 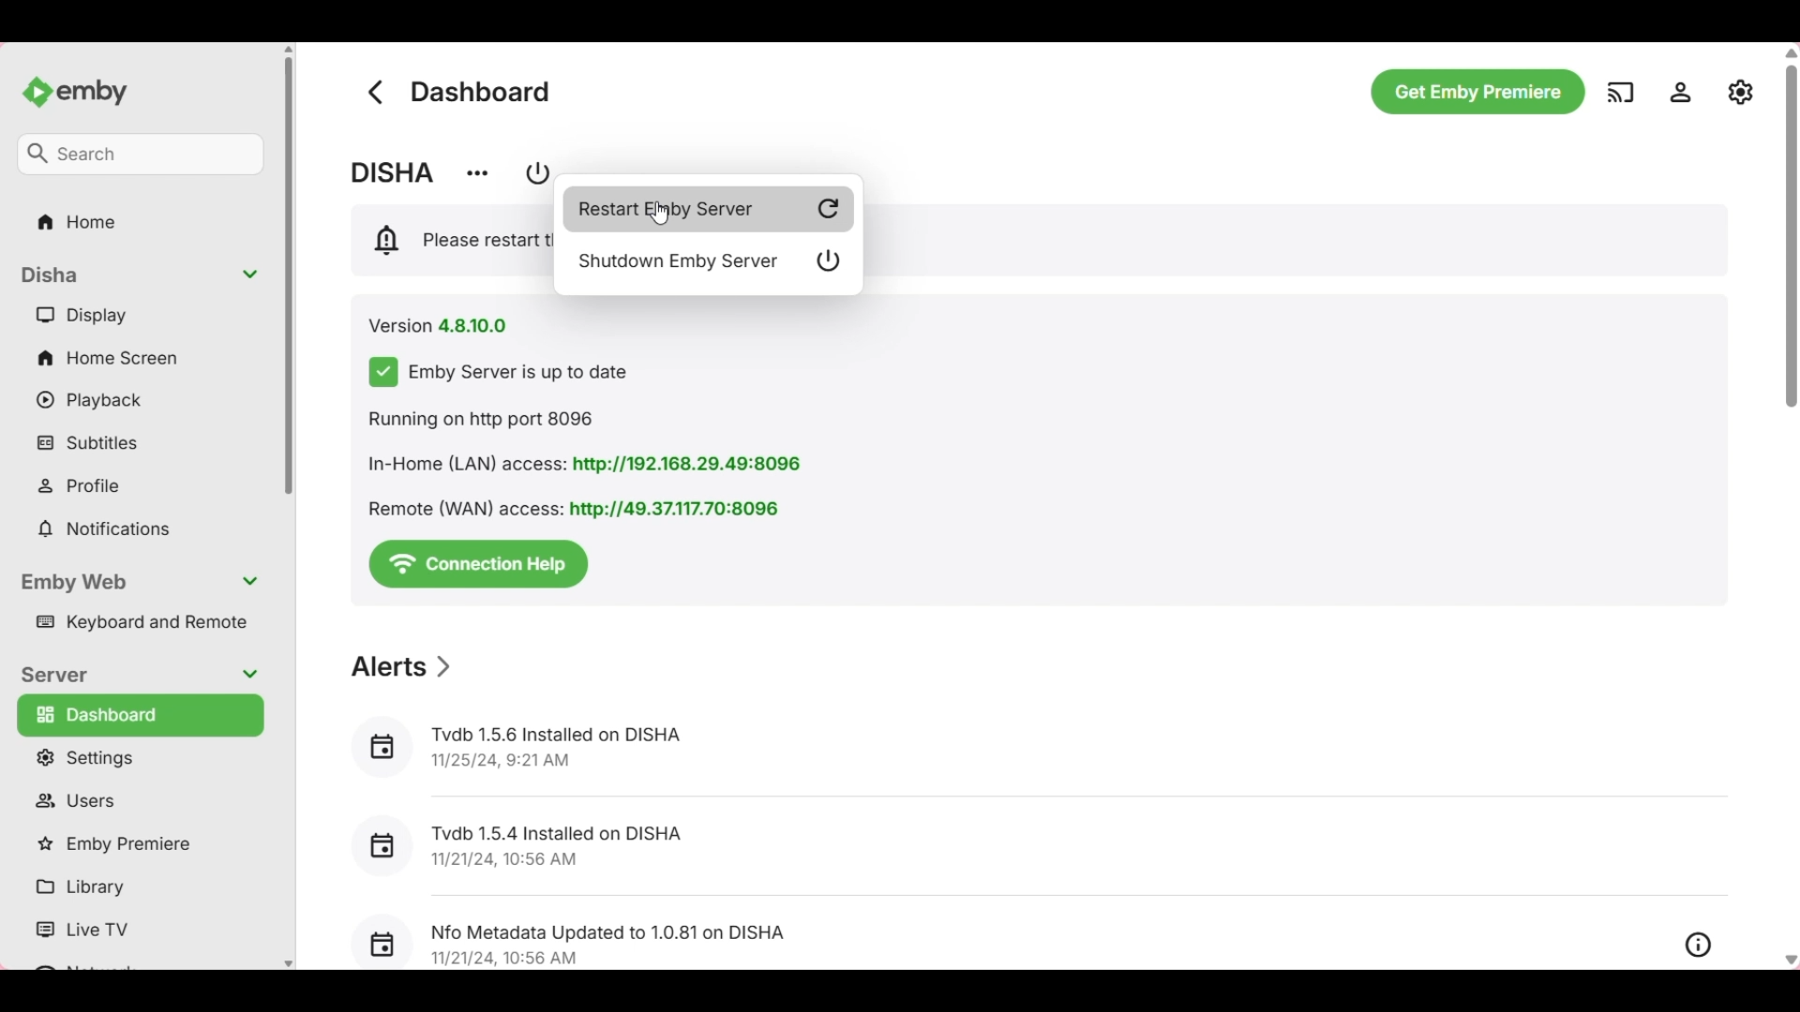 I want to click on Name of account holder, so click(x=393, y=172).